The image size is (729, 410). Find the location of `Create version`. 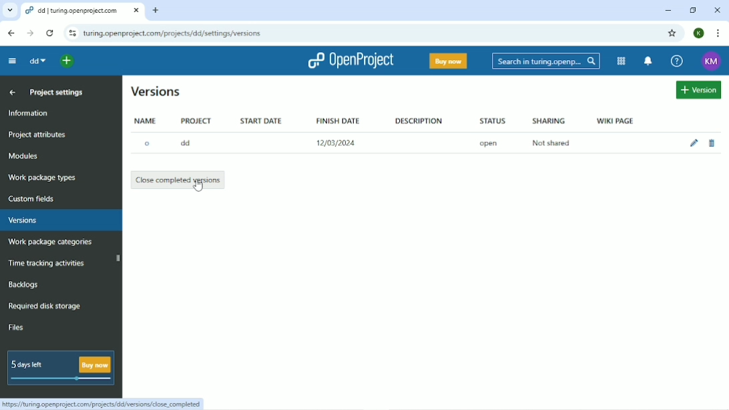

Create version is located at coordinates (699, 90).